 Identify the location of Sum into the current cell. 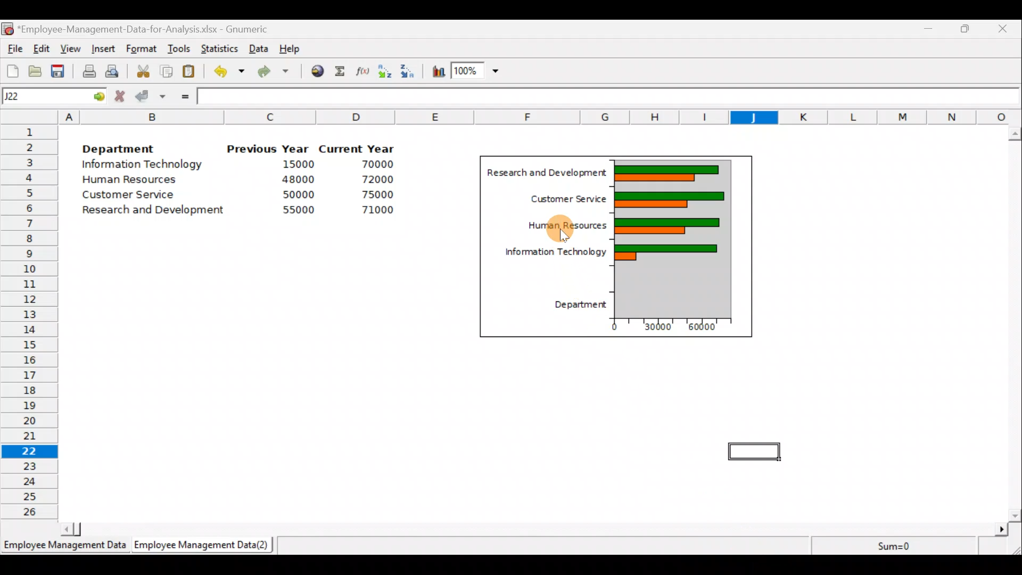
(341, 74).